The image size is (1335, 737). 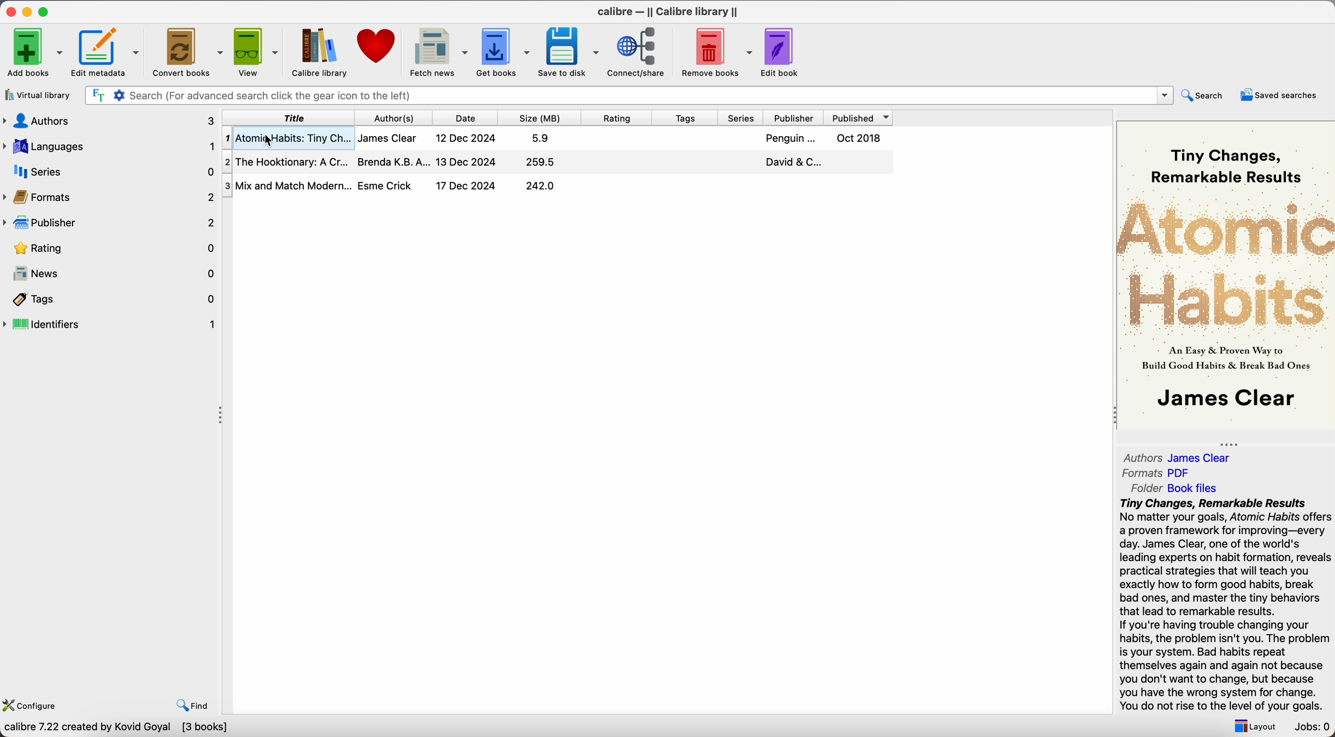 I want to click on news, so click(x=112, y=272).